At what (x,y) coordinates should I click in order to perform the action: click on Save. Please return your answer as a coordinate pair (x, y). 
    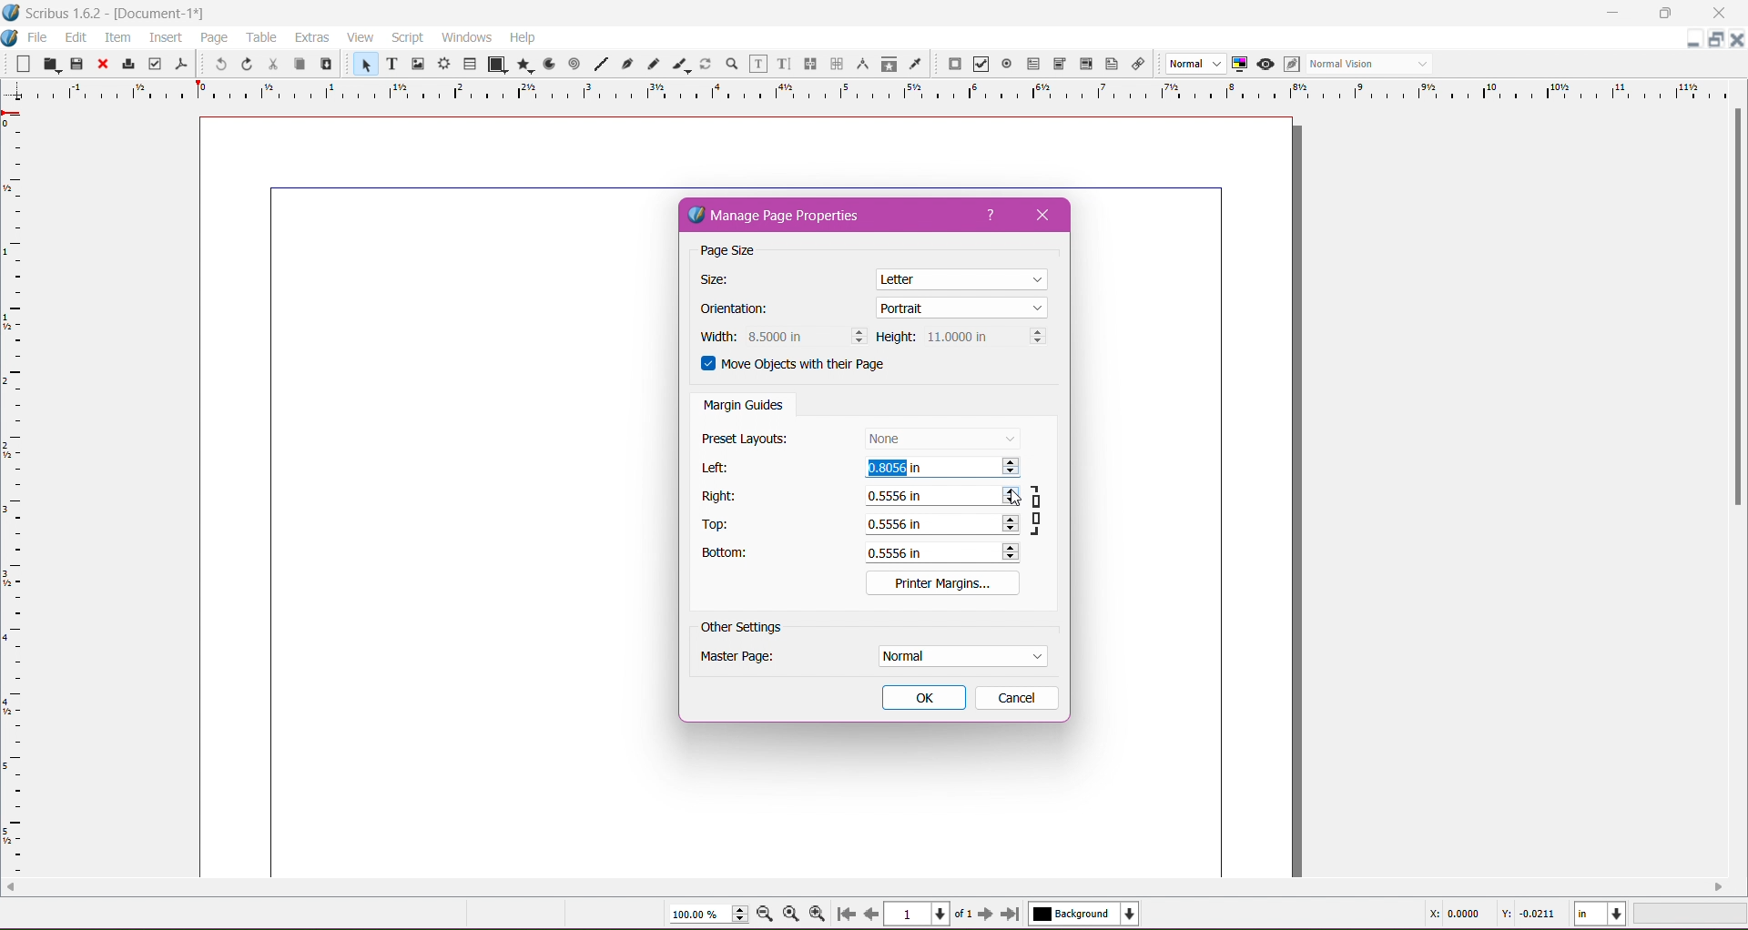
    Looking at the image, I should click on (77, 62).